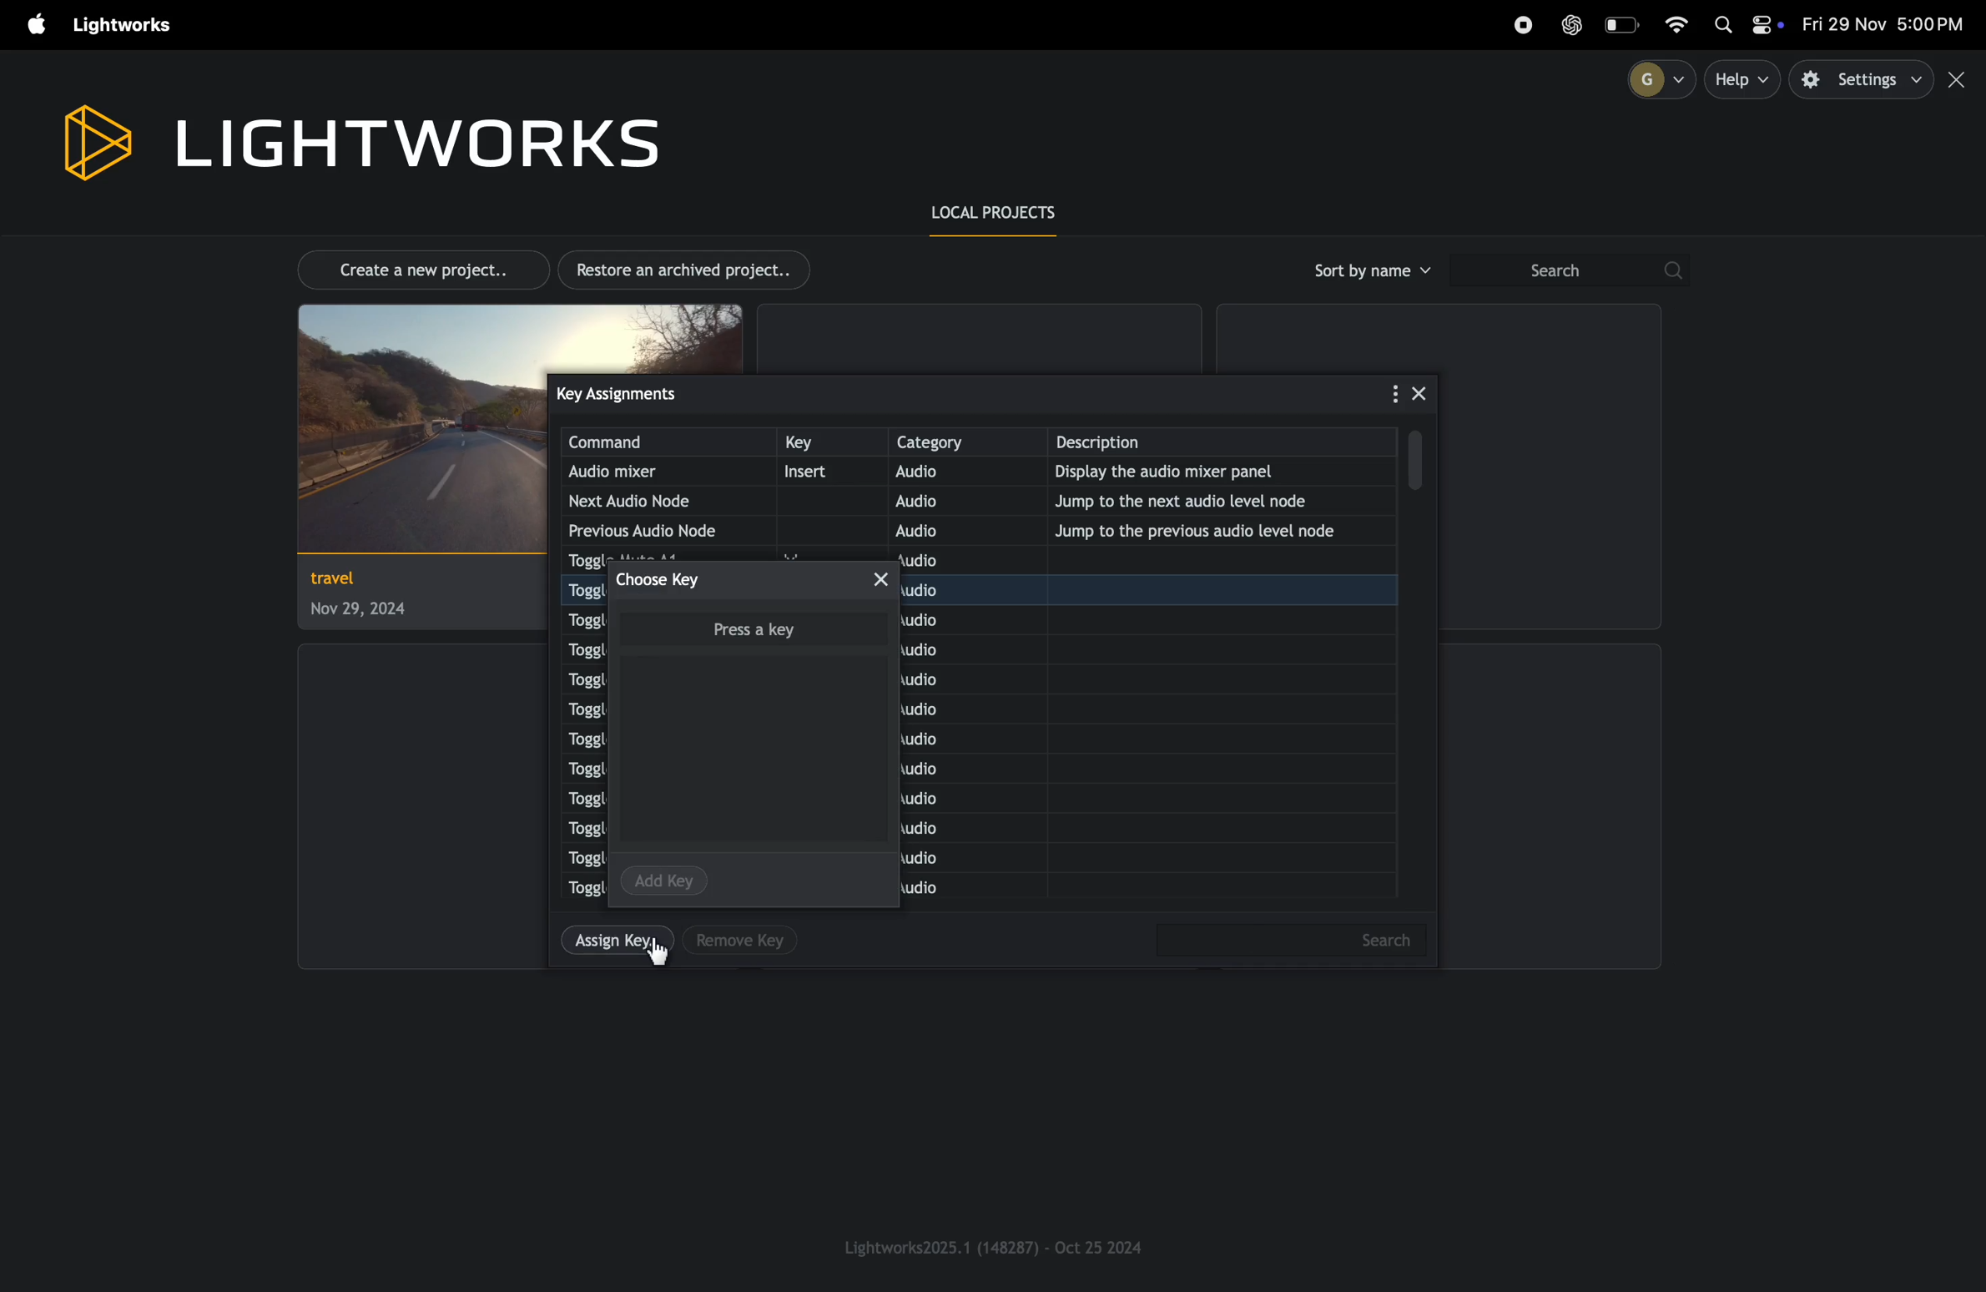 The image size is (1986, 1292). I want to click on display the audio mixer panel, so click(1211, 474).